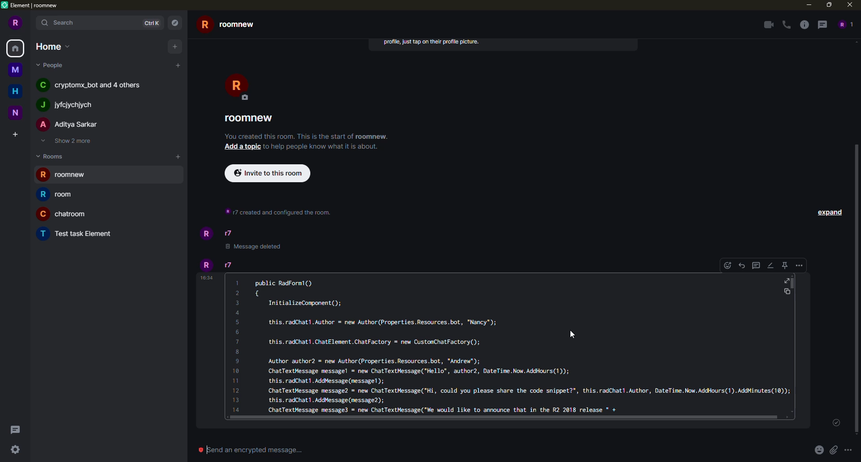 Image resolution: width=861 pixels, height=462 pixels. What do you see at coordinates (252, 119) in the screenshot?
I see `room` at bounding box center [252, 119].